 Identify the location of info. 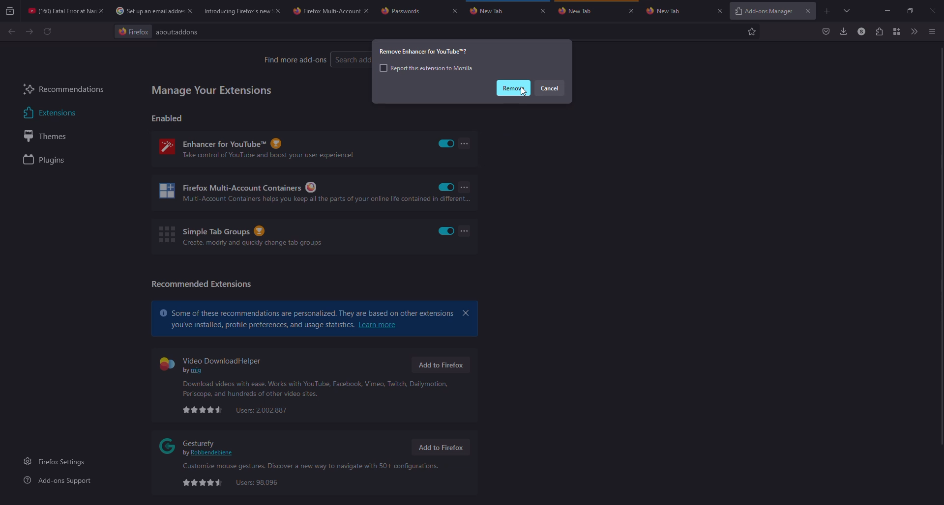
(317, 389).